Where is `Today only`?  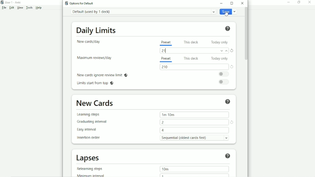 Today only is located at coordinates (219, 42).